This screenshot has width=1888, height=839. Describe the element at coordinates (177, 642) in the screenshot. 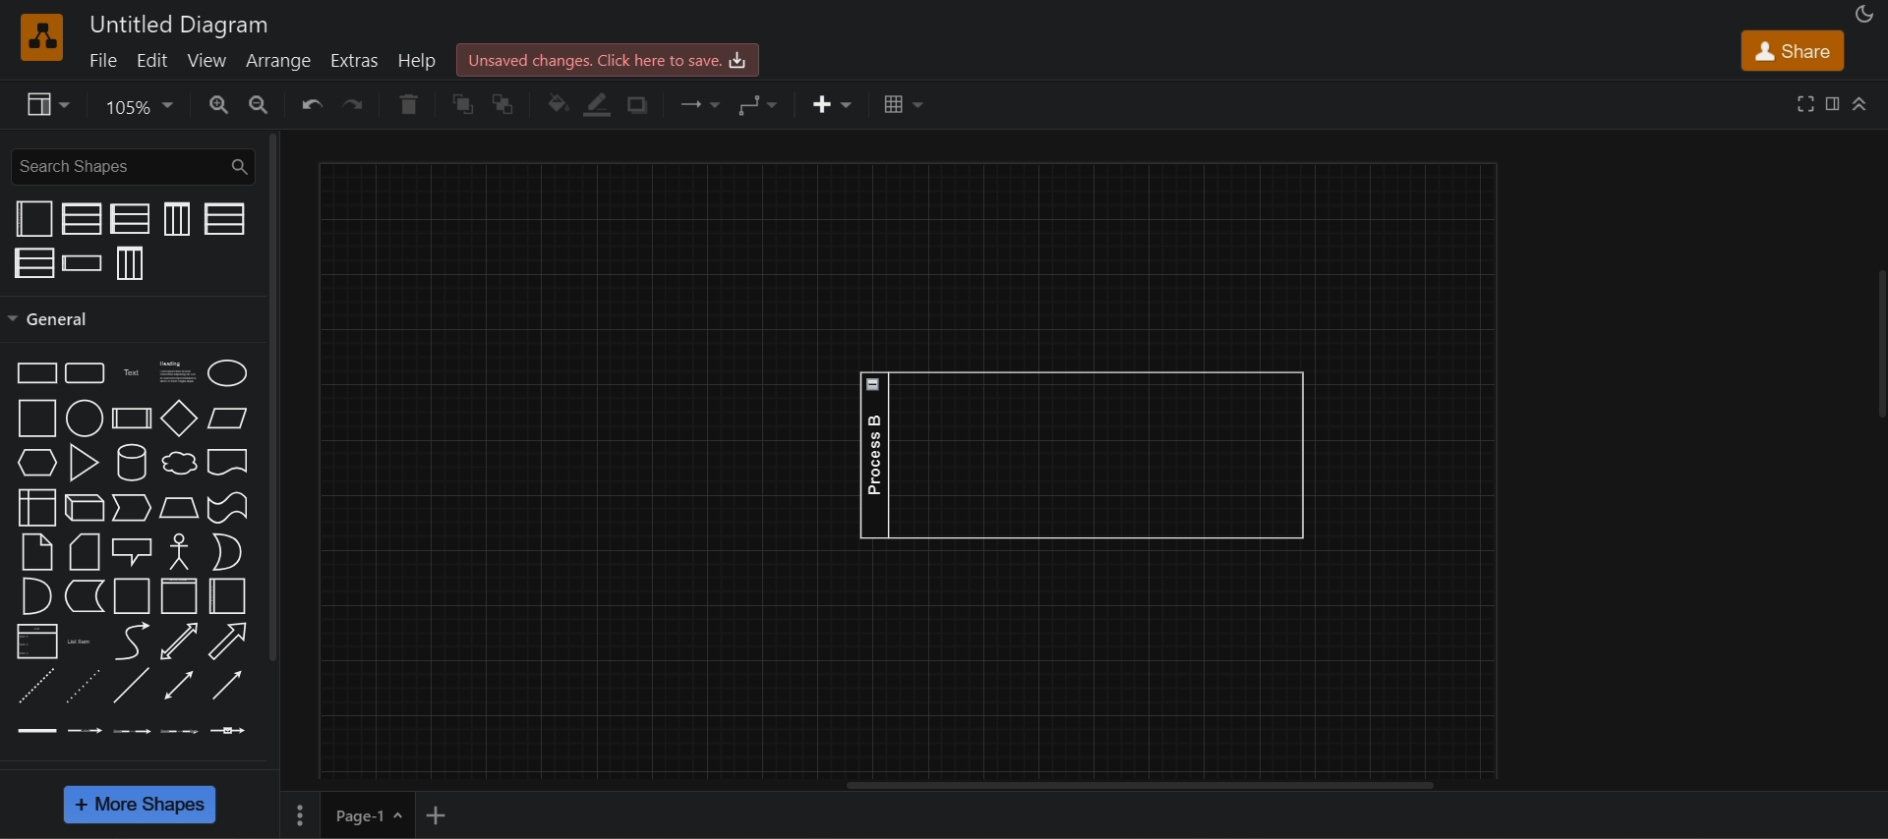

I see `bidirectional arrow` at that location.